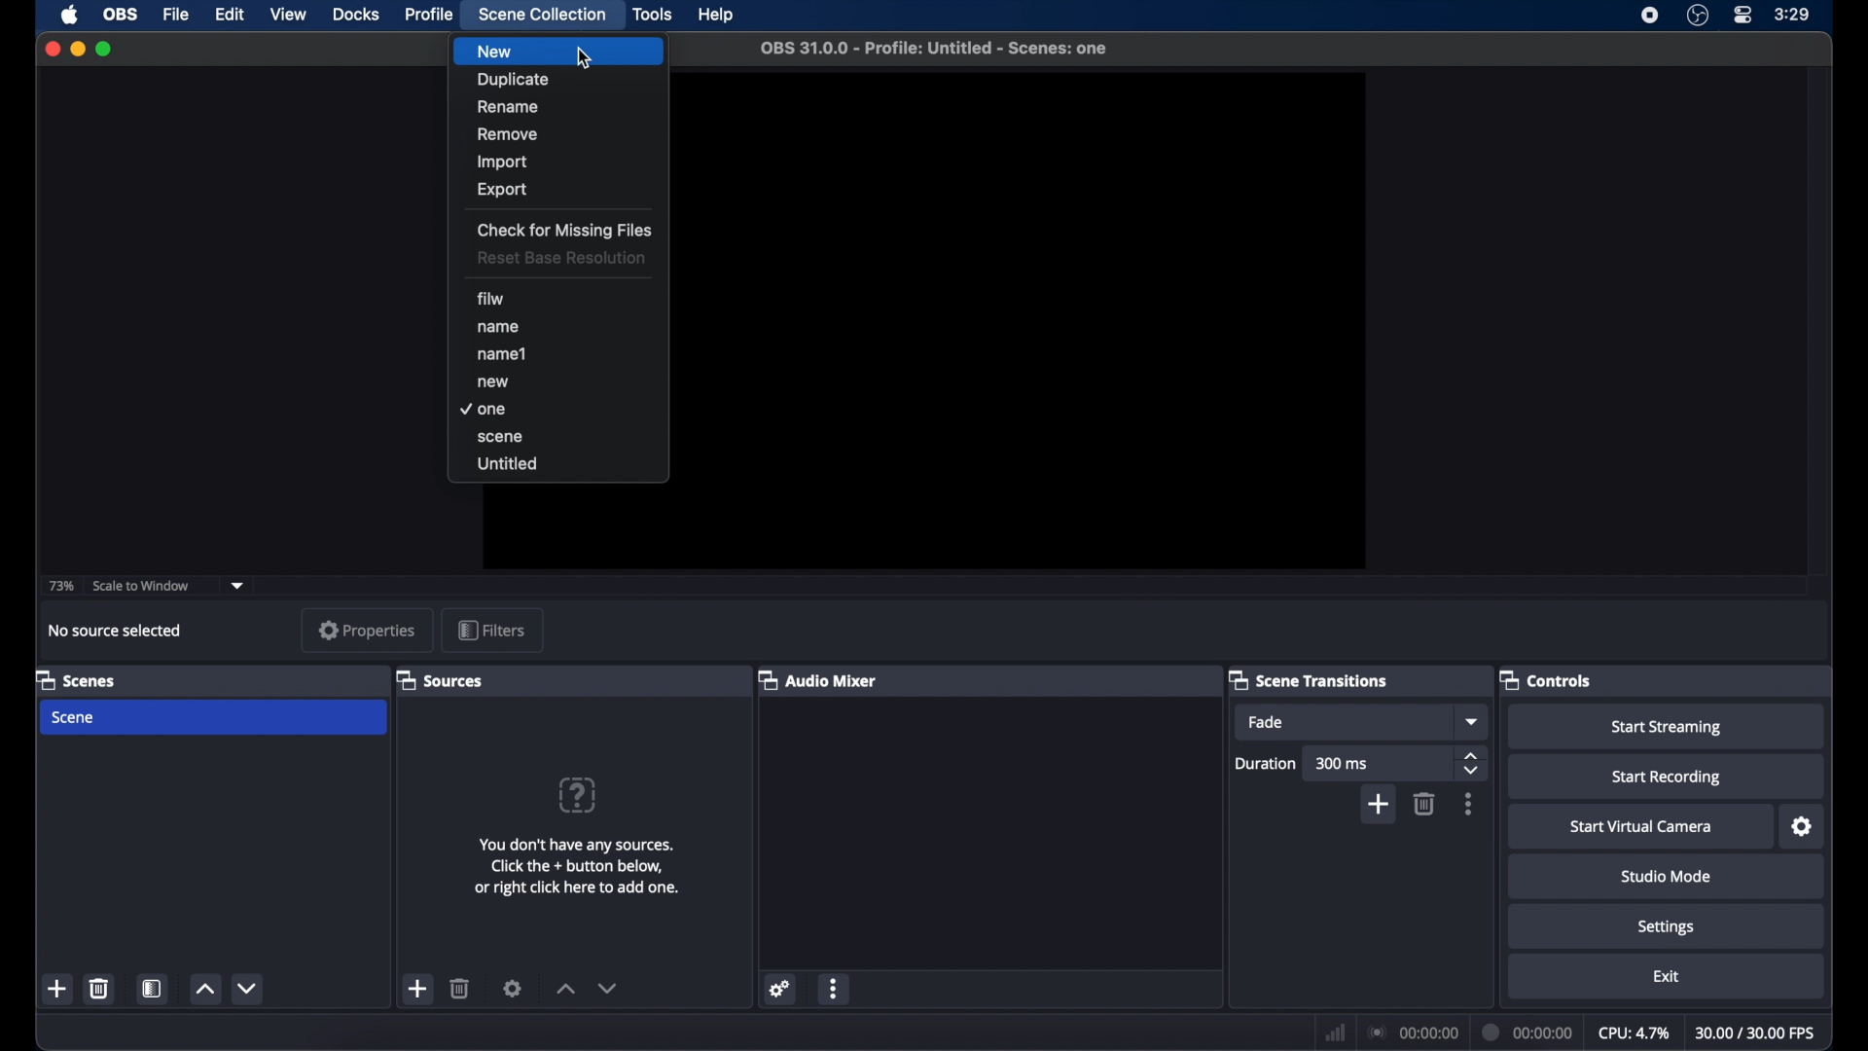 This screenshot has width=1868, height=1051. What do you see at coordinates (562, 989) in the screenshot?
I see `increment` at bounding box center [562, 989].